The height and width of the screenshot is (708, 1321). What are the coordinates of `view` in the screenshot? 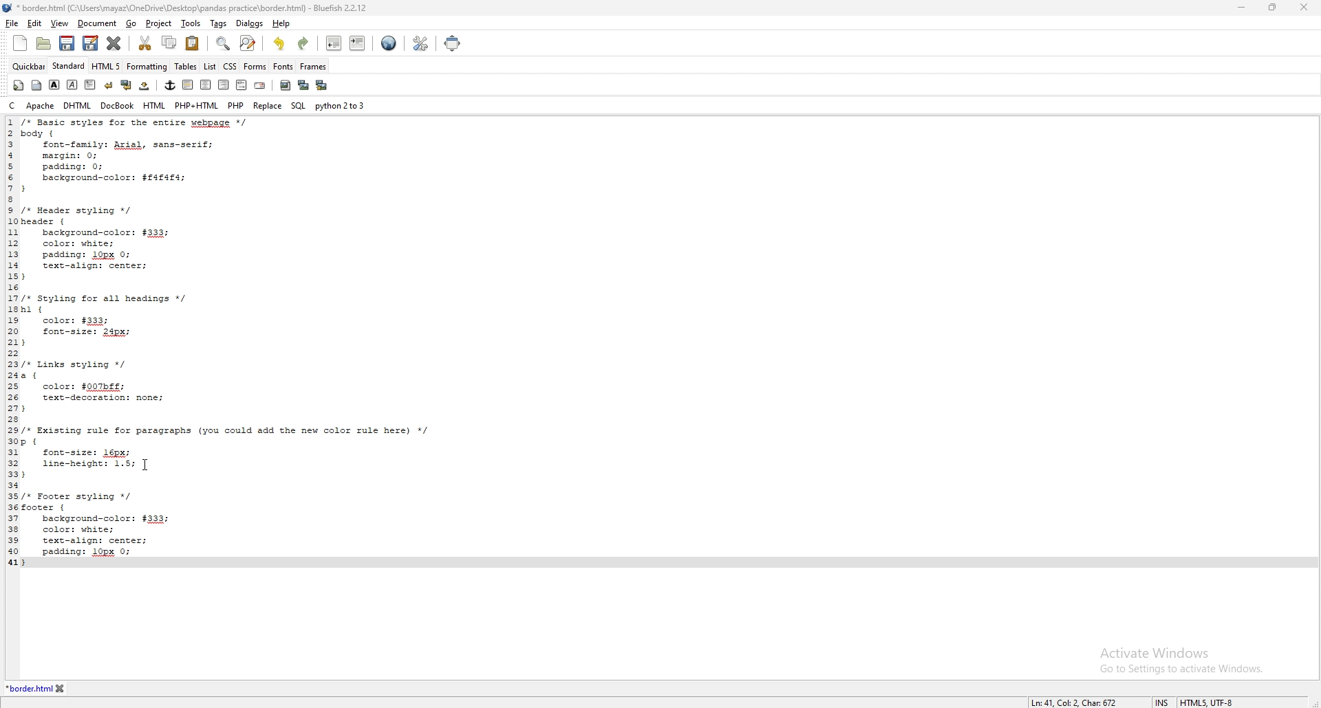 It's located at (59, 24).